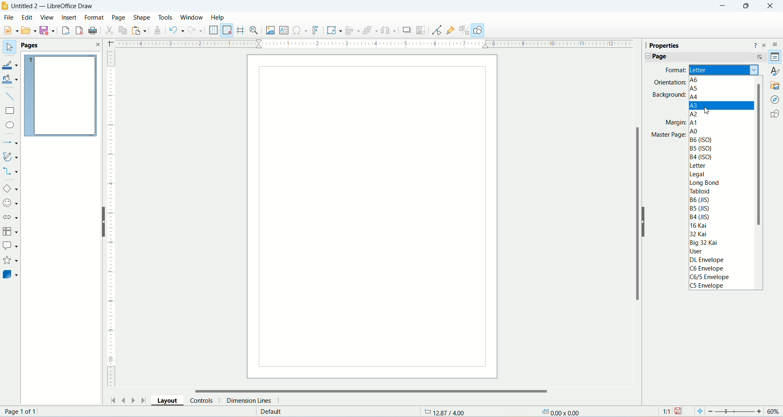 This screenshot has width=783, height=417. I want to click on Master page, so click(667, 134).